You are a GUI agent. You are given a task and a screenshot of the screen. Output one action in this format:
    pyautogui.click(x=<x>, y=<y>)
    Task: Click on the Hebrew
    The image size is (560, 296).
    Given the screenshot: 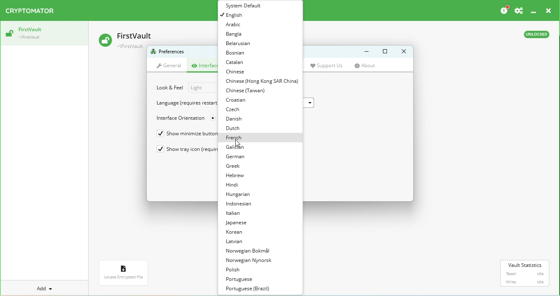 What is the action you would take?
    pyautogui.click(x=235, y=176)
    